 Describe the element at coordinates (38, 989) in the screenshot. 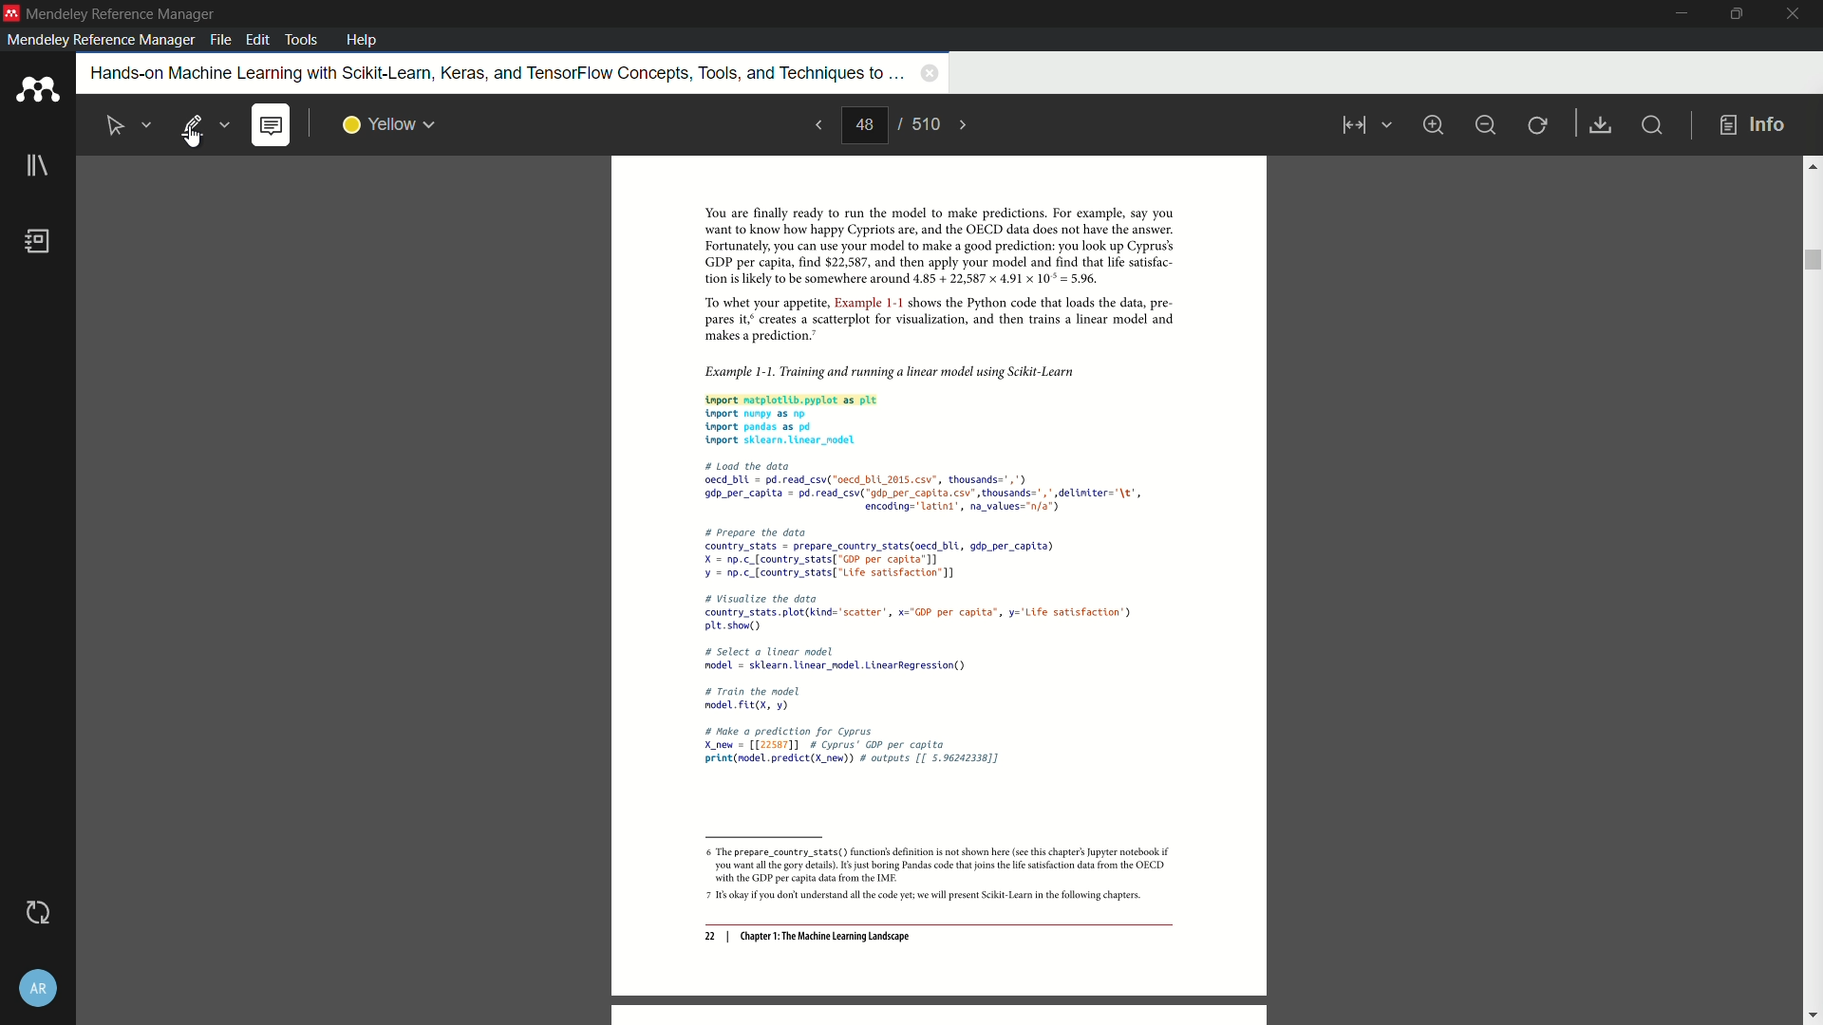

I see `account and help` at that location.